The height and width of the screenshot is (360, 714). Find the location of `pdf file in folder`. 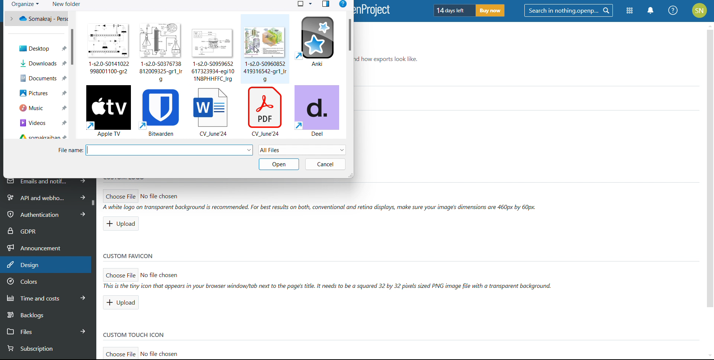

pdf file in folder is located at coordinates (267, 112).